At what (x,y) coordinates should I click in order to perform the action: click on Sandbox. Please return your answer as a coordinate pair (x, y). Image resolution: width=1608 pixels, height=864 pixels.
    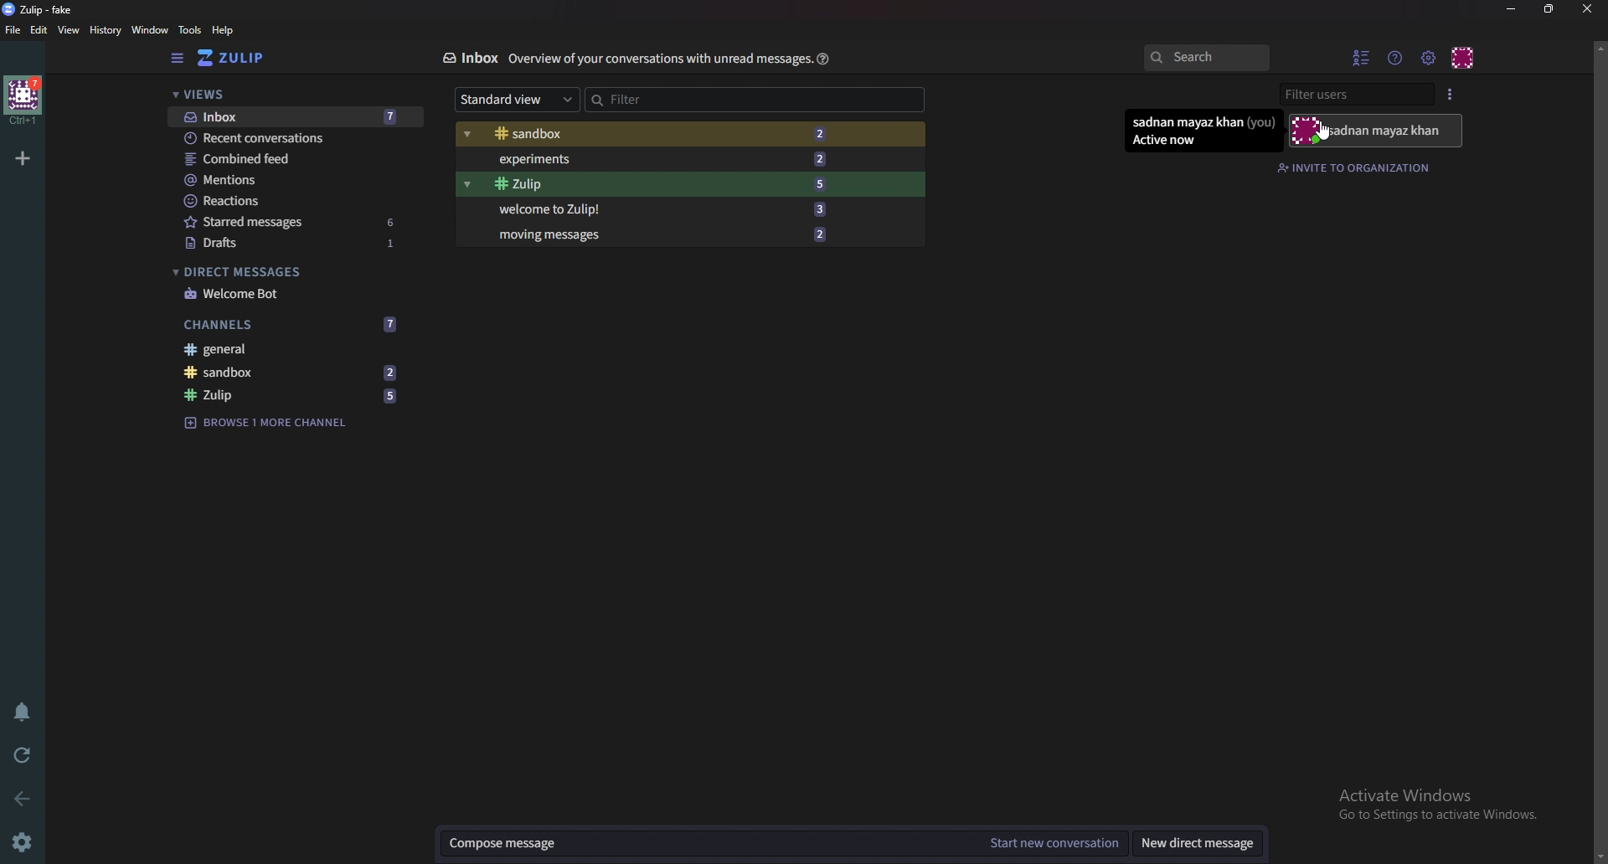
    Looking at the image, I should click on (289, 374).